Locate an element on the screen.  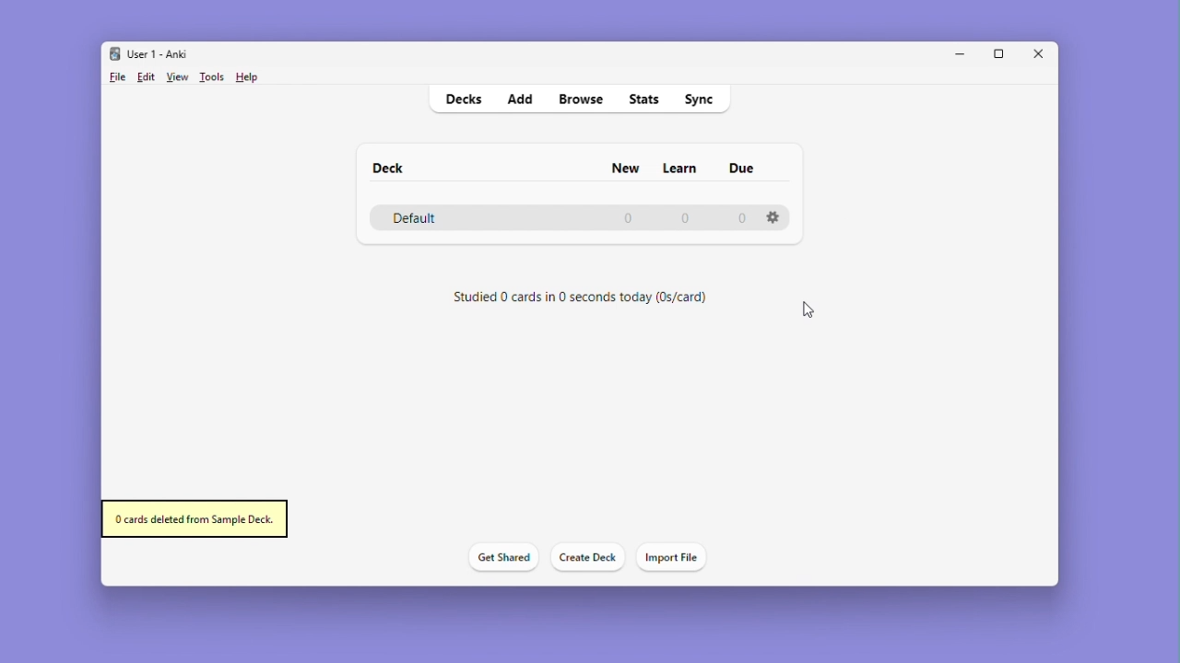
Create deck is located at coordinates (584, 558).